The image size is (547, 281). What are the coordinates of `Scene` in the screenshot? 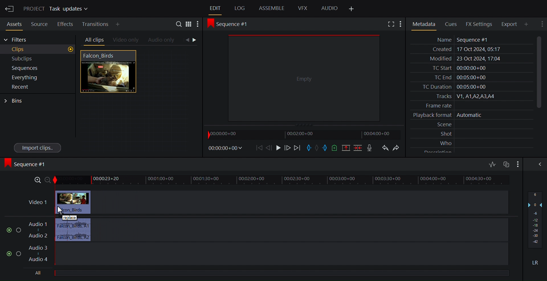 It's located at (472, 125).